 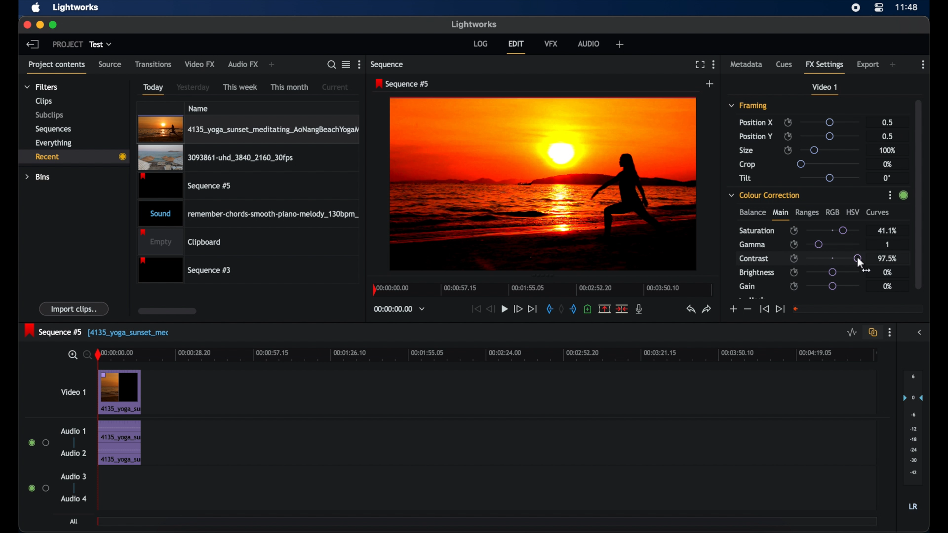 I want to click on text, so click(x=132, y=334).